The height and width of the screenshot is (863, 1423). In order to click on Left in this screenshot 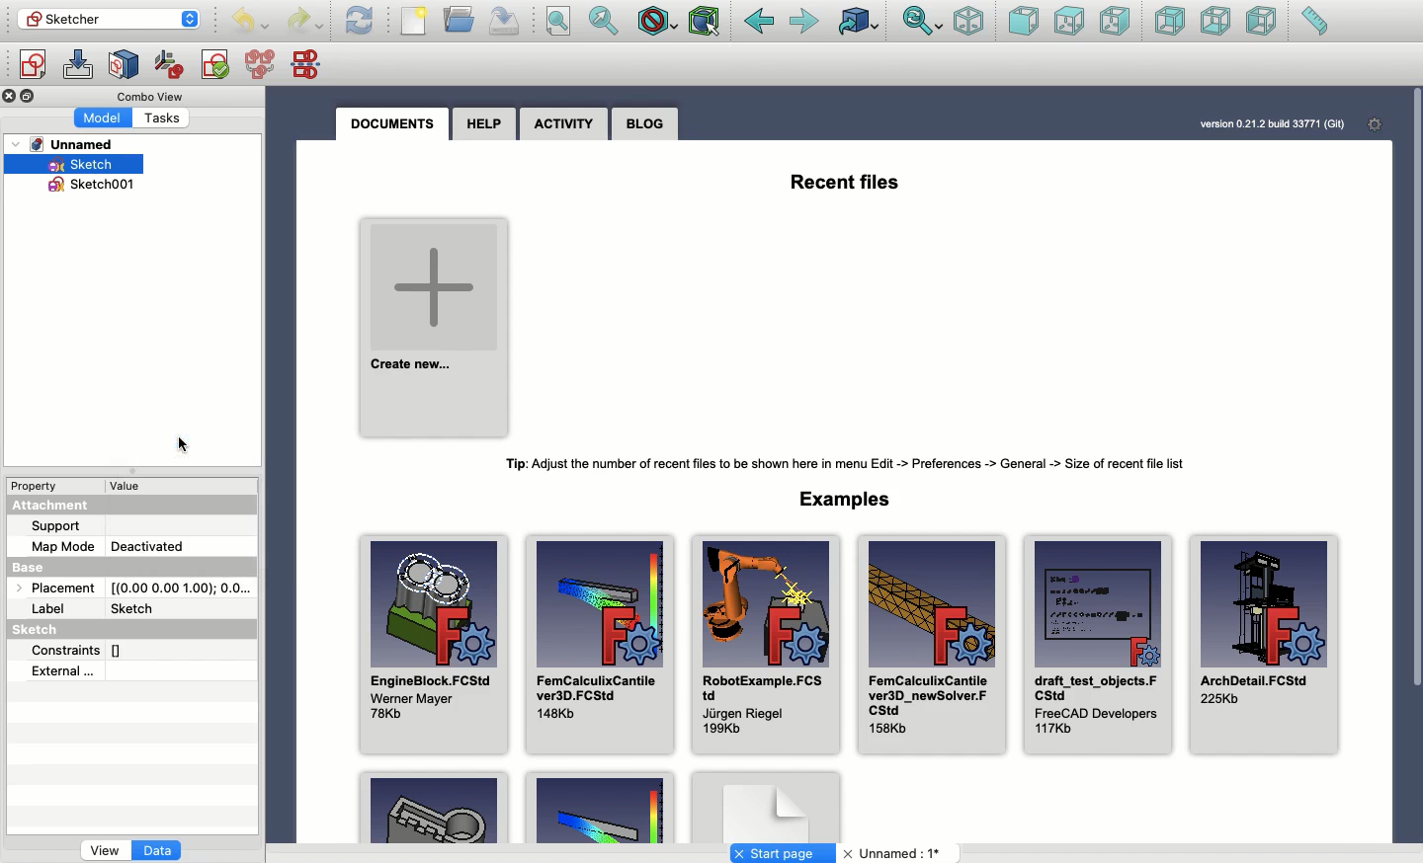, I will do `click(1263, 21)`.